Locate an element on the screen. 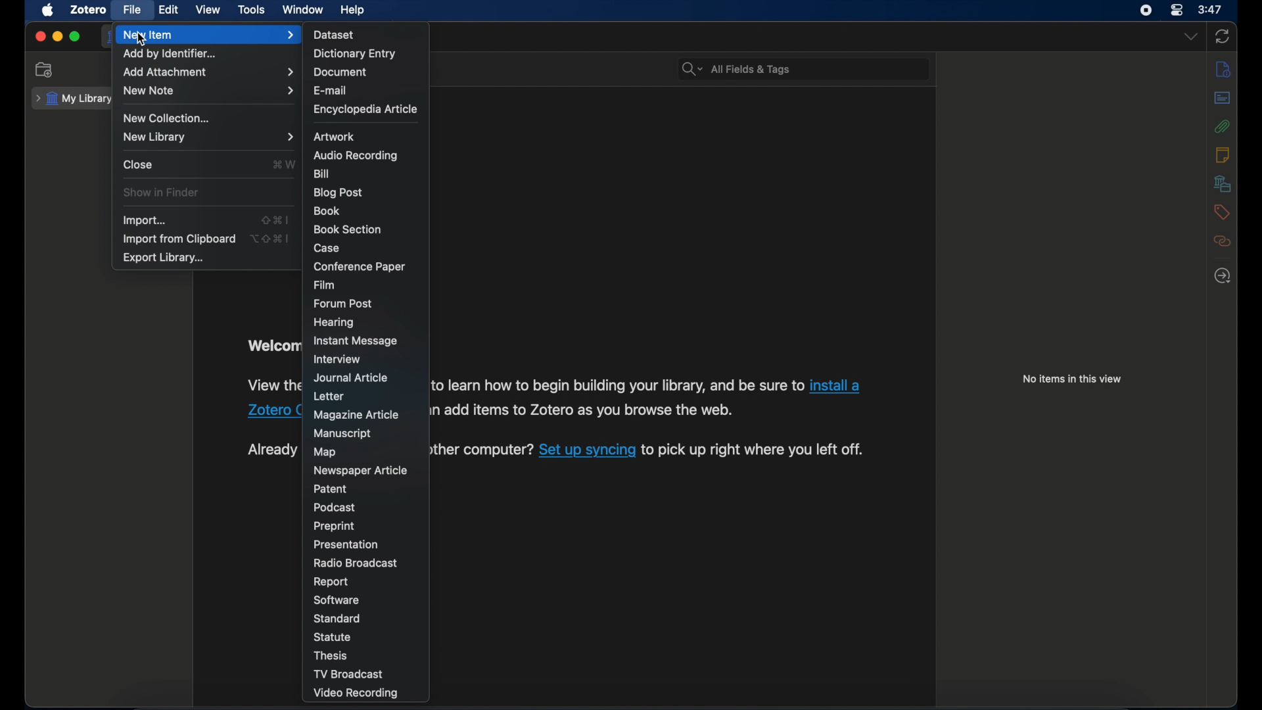 The height and width of the screenshot is (710, 1262). no items in this view is located at coordinates (1071, 379).